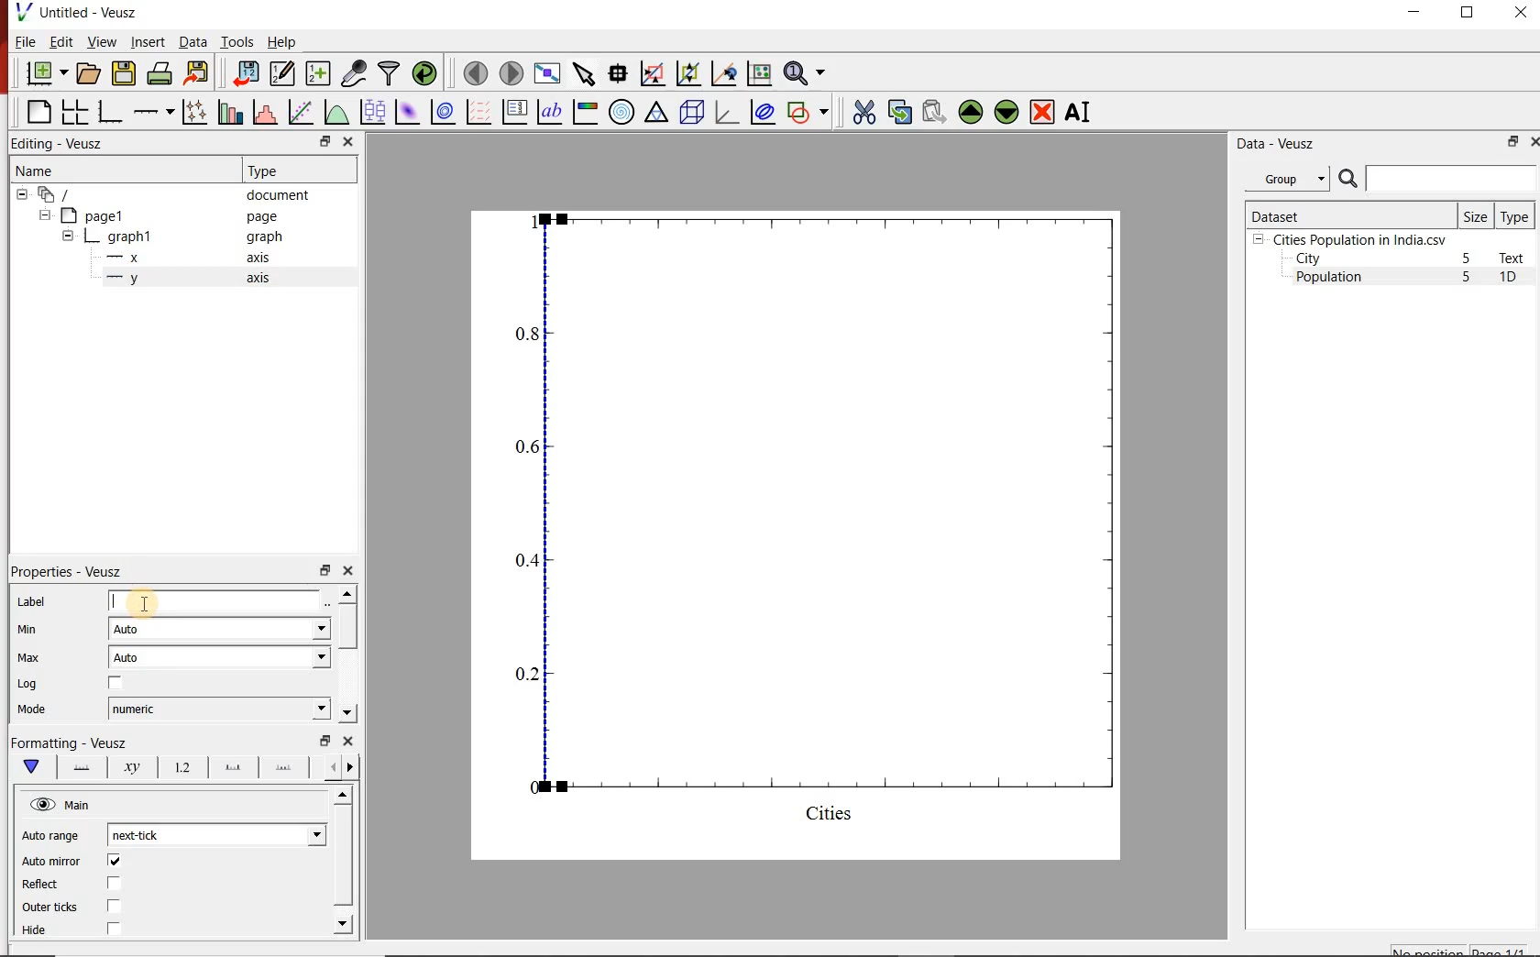 Image resolution: width=1540 pixels, height=957 pixels. What do you see at coordinates (192, 279) in the screenshot?
I see `y axis` at bounding box center [192, 279].